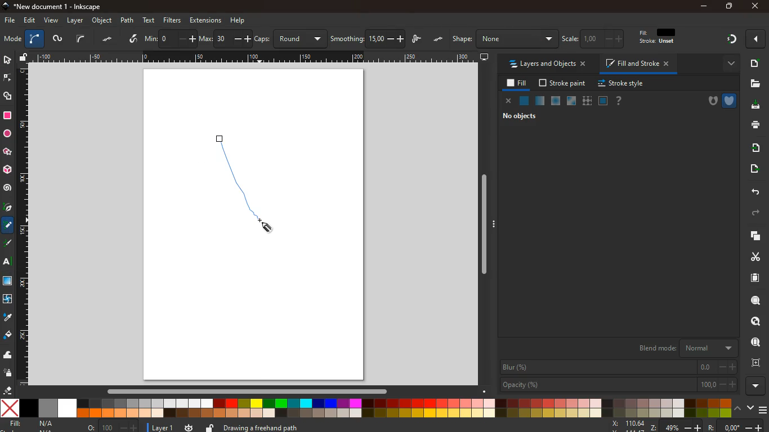 Image resolution: width=769 pixels, height=432 pixels. I want to click on spiral, so click(7, 188).